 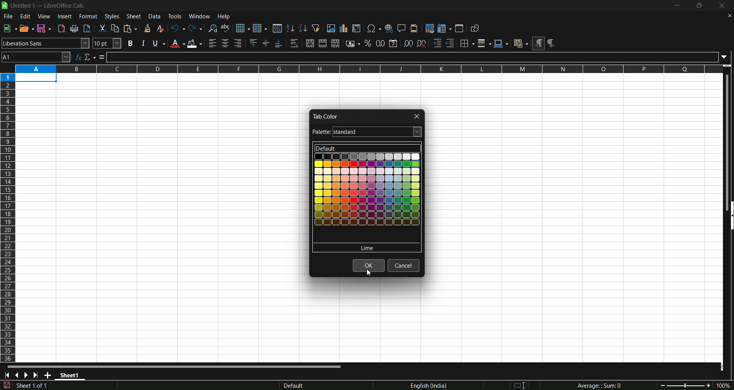 I want to click on decrease indent, so click(x=451, y=43).